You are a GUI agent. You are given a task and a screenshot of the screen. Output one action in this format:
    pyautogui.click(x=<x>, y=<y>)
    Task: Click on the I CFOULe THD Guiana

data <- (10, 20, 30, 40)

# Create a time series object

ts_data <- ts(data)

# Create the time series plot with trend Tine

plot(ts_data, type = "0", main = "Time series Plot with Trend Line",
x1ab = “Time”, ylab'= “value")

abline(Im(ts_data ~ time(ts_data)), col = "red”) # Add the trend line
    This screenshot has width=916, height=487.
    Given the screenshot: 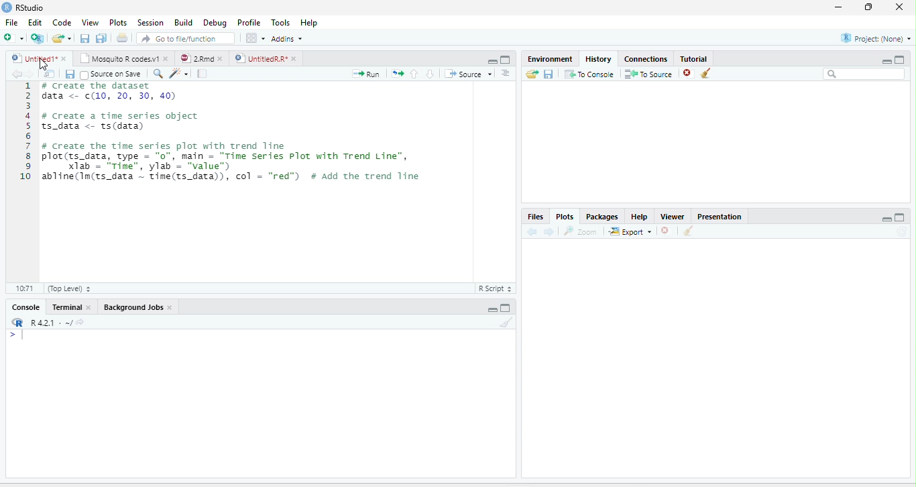 What is the action you would take?
    pyautogui.click(x=233, y=133)
    